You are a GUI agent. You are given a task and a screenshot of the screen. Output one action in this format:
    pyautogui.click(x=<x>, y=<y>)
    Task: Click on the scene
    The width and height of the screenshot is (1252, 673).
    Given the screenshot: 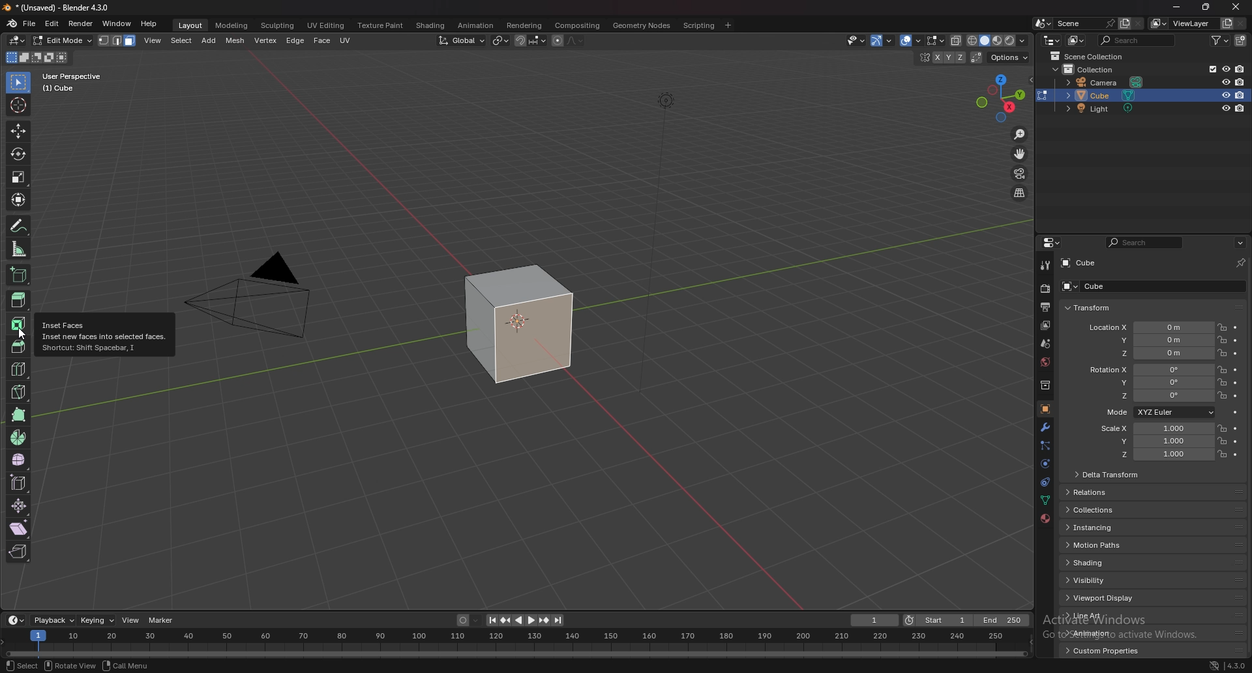 What is the action you would take?
    pyautogui.click(x=1045, y=343)
    